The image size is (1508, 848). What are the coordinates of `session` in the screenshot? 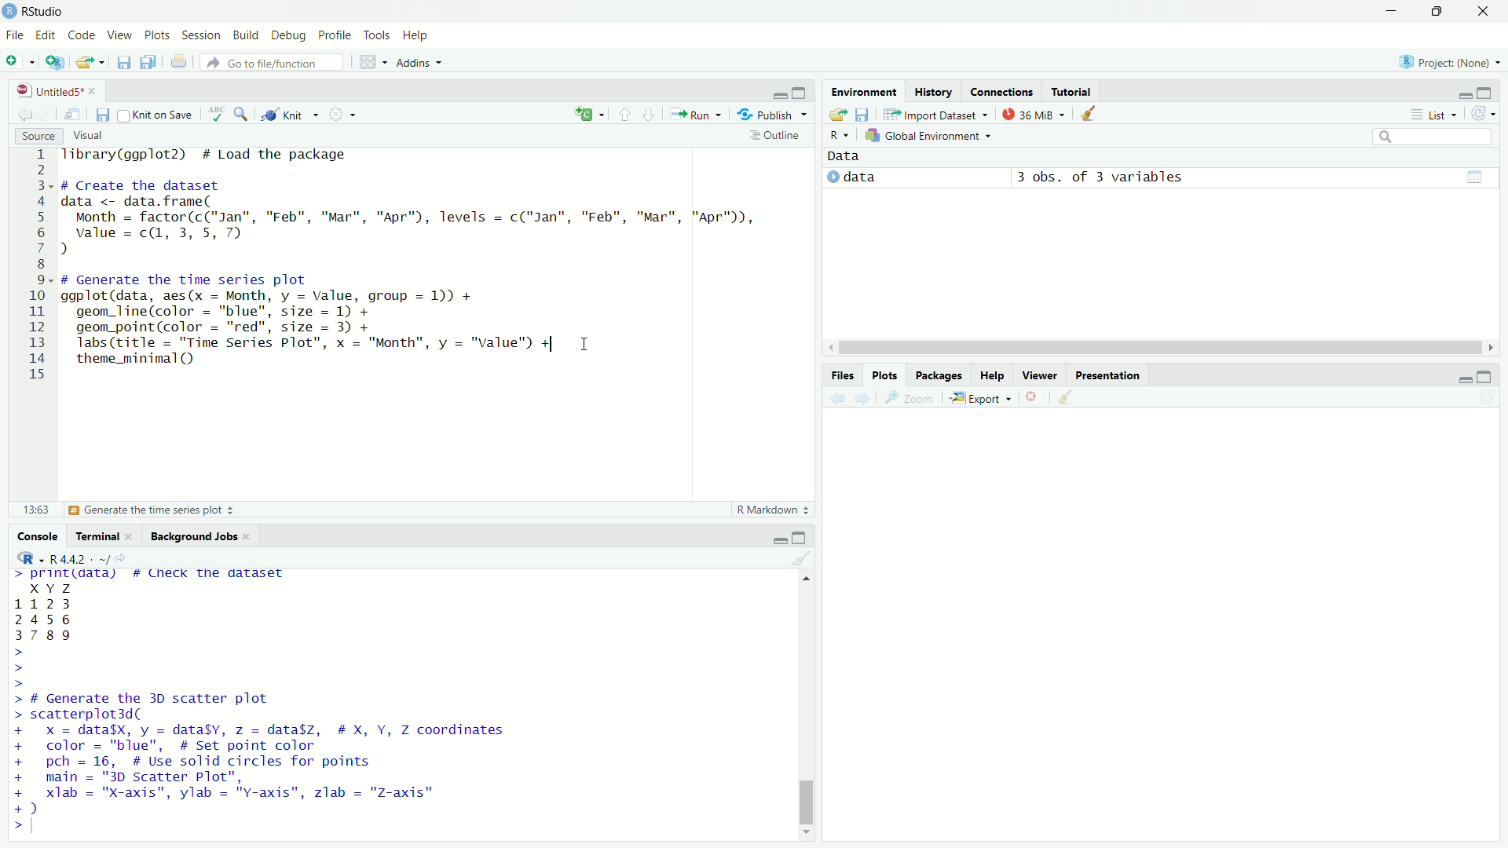 It's located at (203, 36).